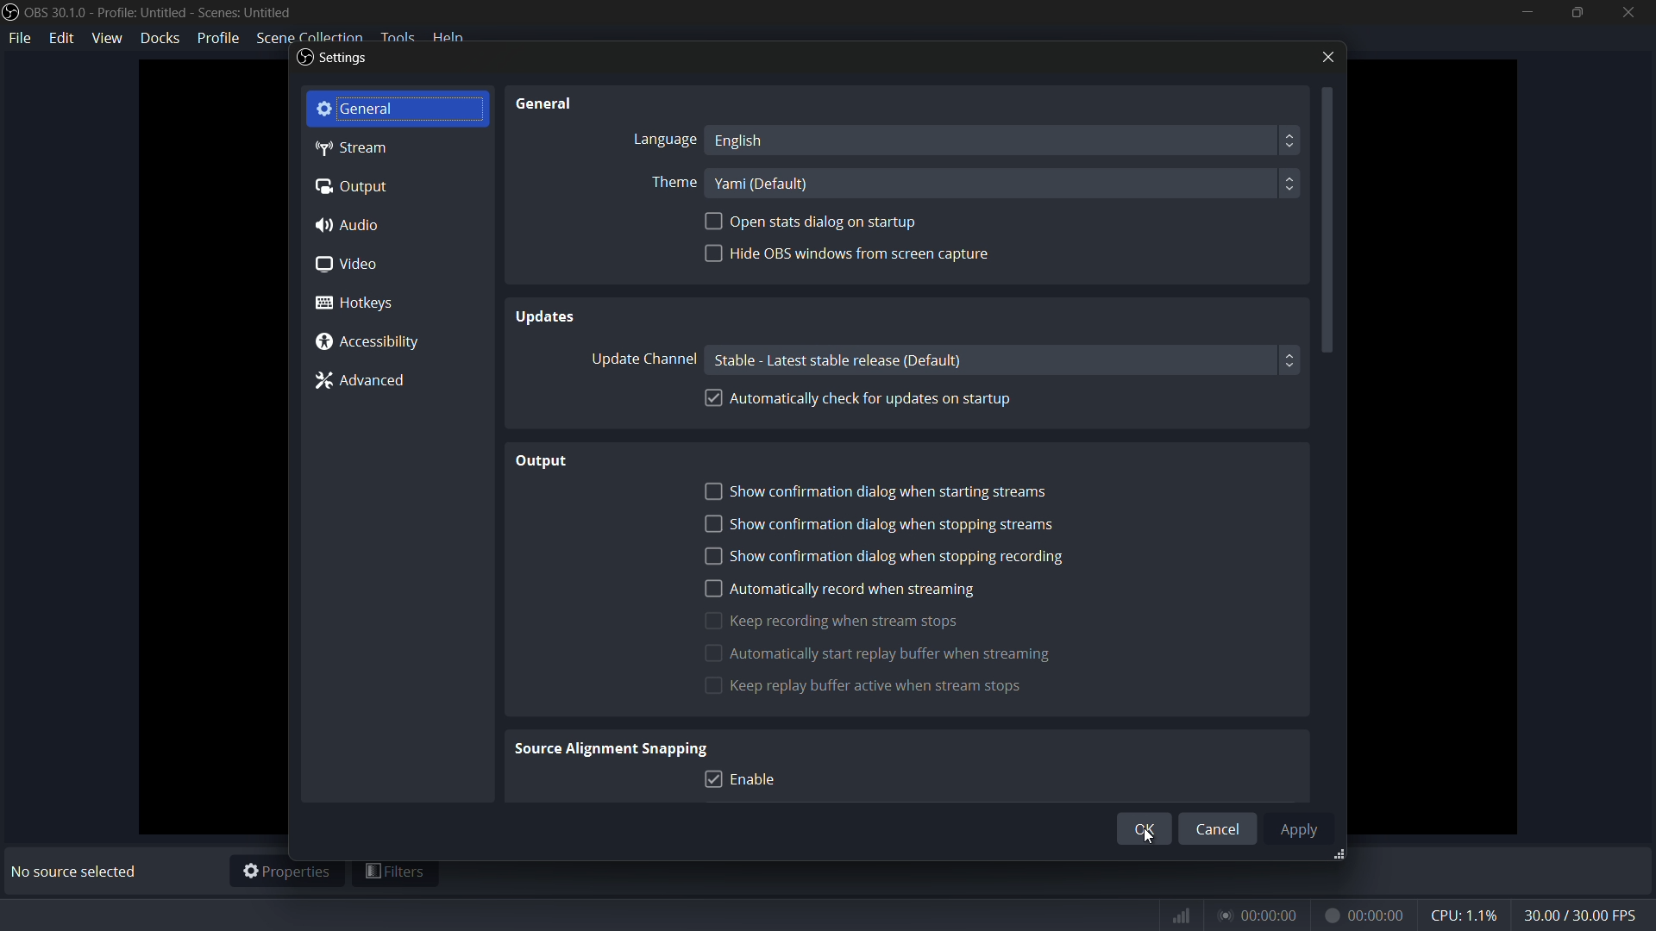  What do you see at coordinates (1328, 283) in the screenshot?
I see `Scrollbar` at bounding box center [1328, 283].